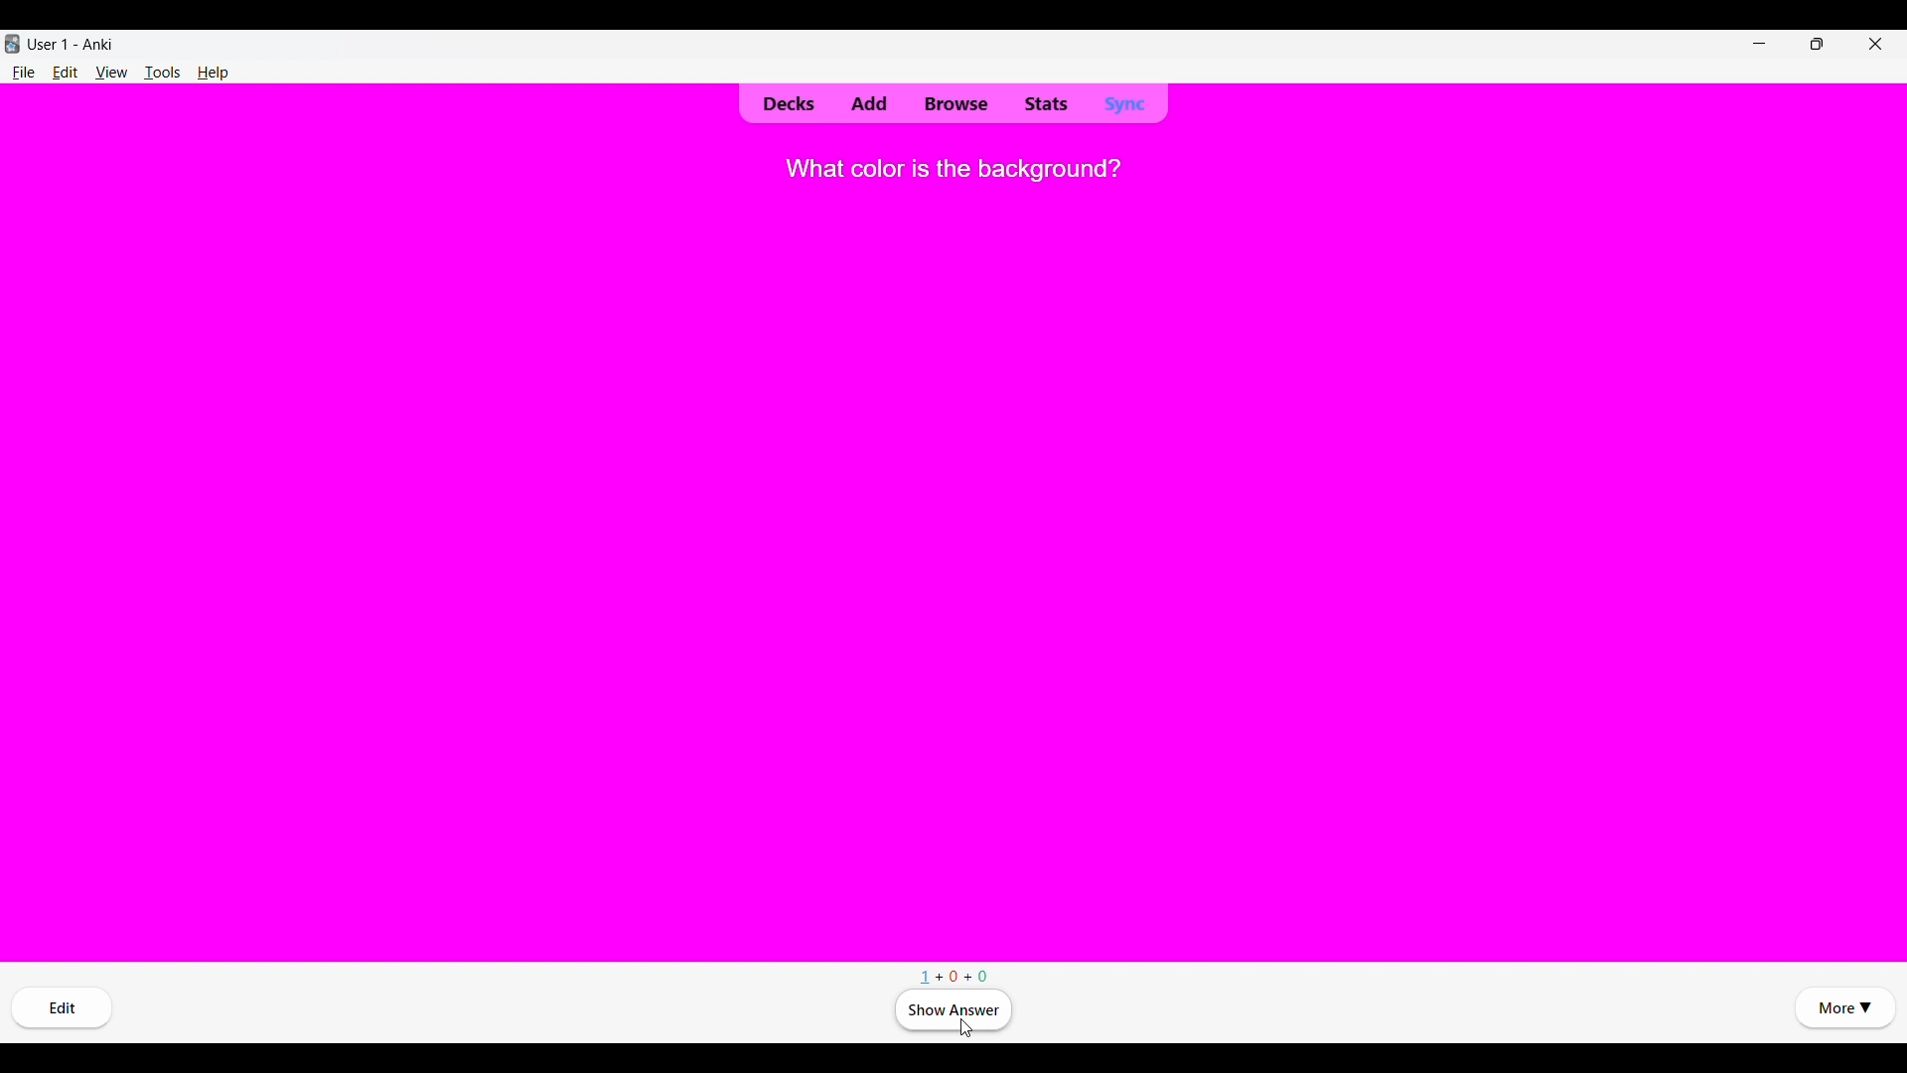 This screenshot has width=1907, height=1073. Describe the element at coordinates (214, 72) in the screenshot. I see `Help menu` at that location.